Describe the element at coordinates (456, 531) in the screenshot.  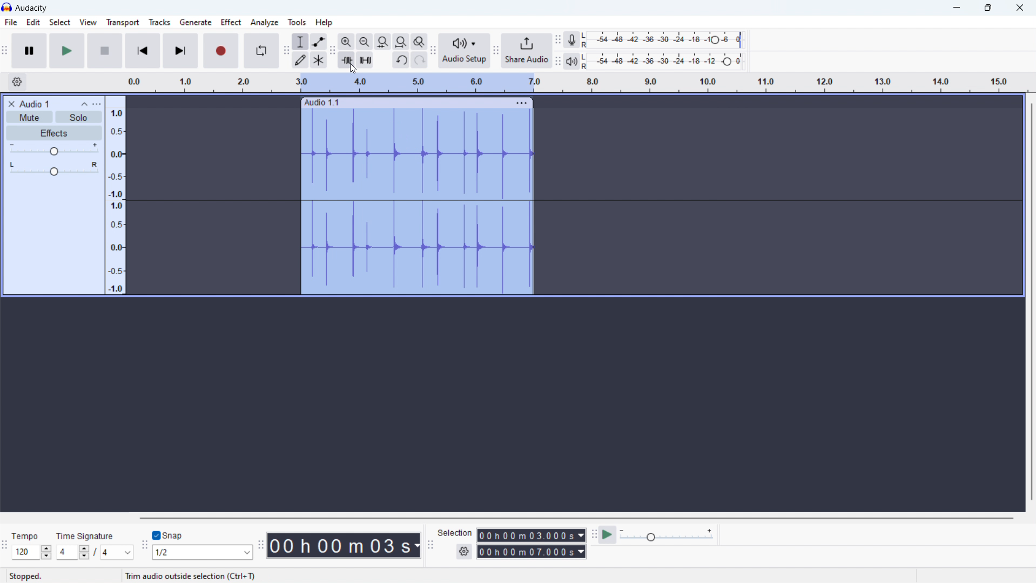
I see `Selection` at that location.